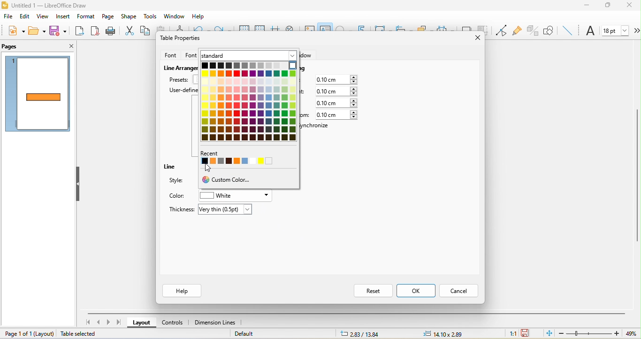  What do you see at coordinates (24, 16) in the screenshot?
I see `edit` at bounding box center [24, 16].